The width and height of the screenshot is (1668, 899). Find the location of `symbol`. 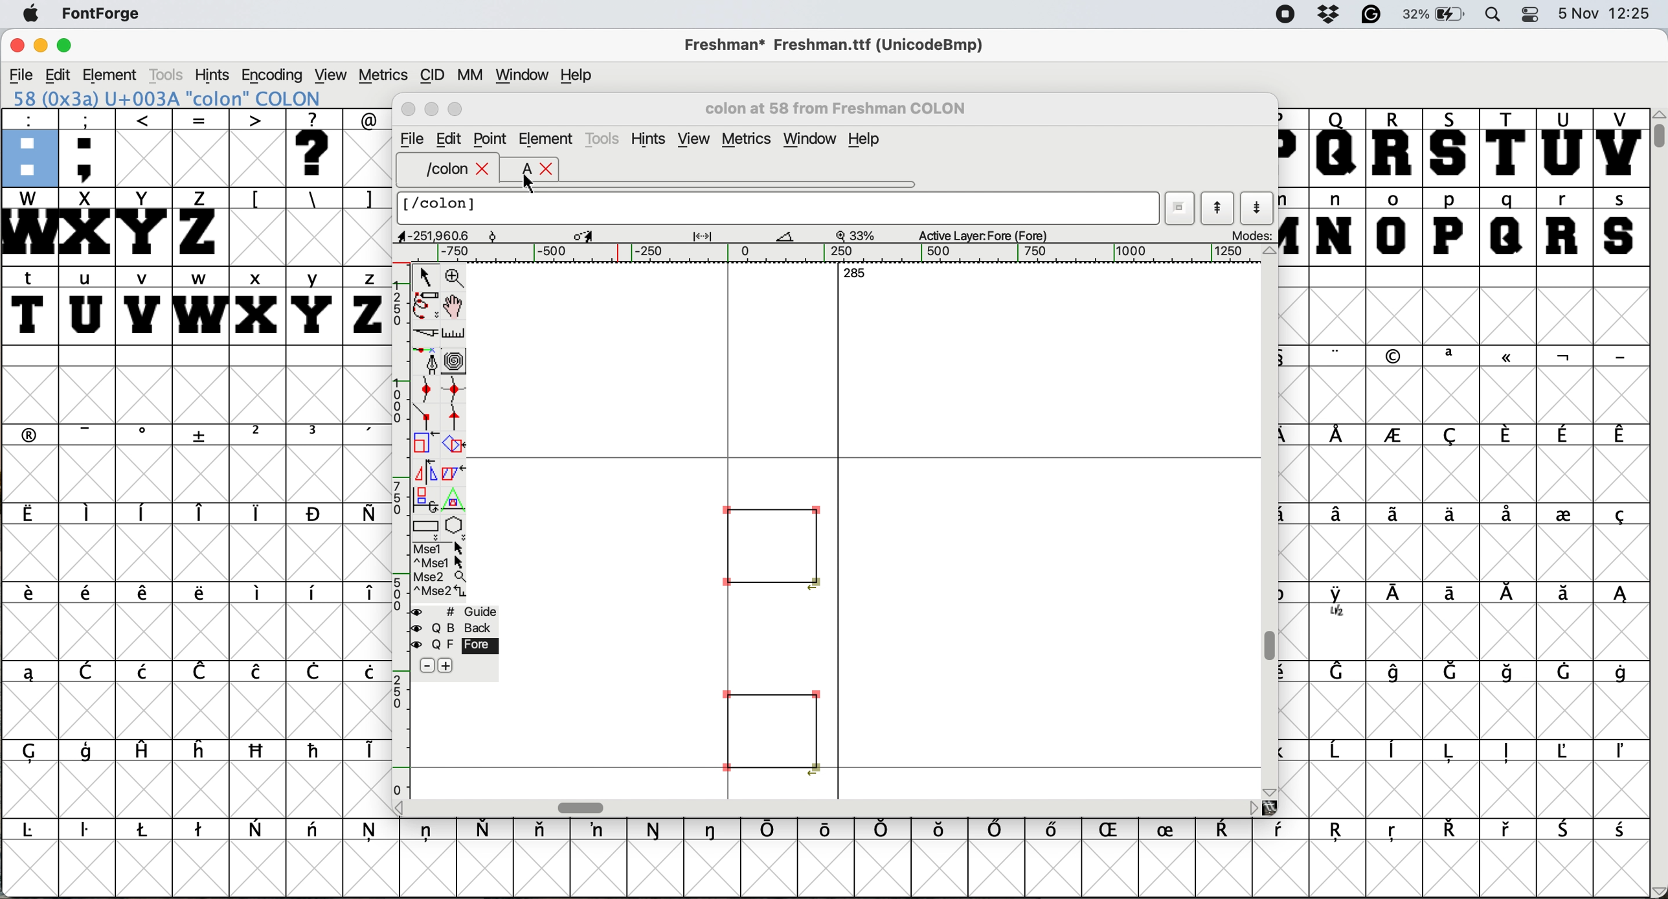

symbol is located at coordinates (144, 435).